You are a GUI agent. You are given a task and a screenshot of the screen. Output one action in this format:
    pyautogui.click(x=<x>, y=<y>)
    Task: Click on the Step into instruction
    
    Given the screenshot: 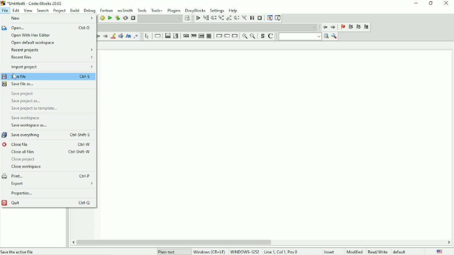 What is the action you would take?
    pyautogui.click(x=244, y=18)
    